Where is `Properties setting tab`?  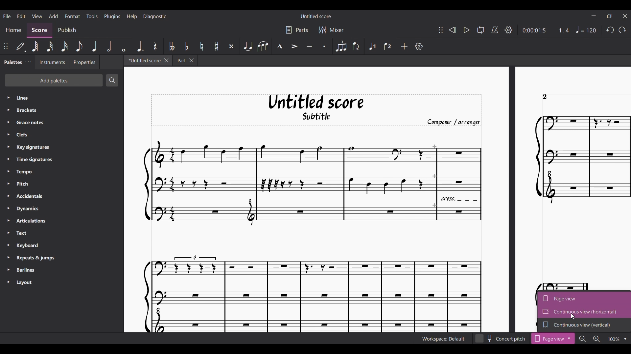
Properties setting tab is located at coordinates (84, 62).